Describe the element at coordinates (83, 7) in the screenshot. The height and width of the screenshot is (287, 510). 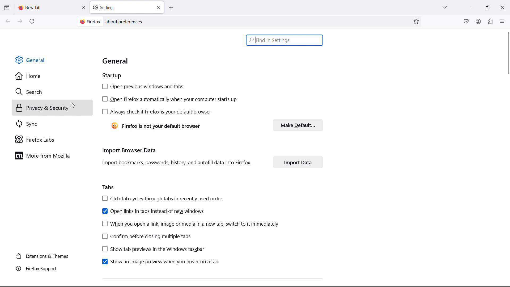
I see `close tab` at that location.